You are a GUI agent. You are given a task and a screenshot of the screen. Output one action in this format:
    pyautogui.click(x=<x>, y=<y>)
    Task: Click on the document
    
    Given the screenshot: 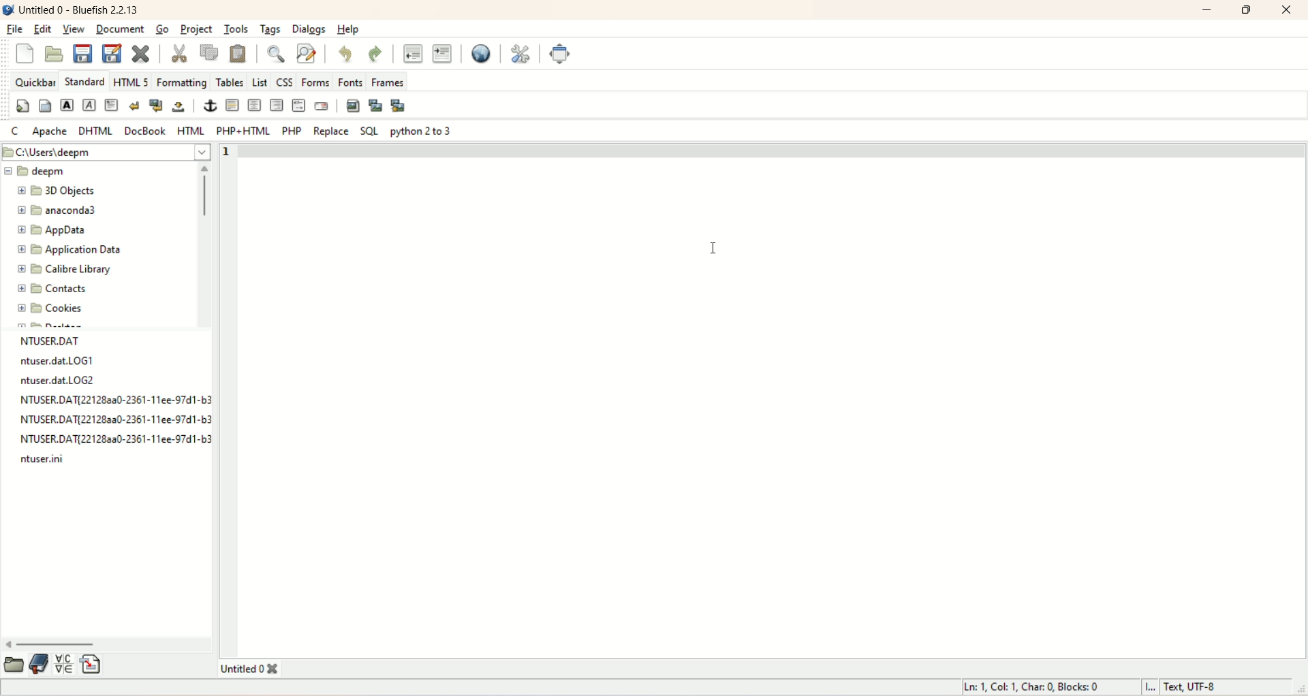 What is the action you would take?
    pyautogui.click(x=121, y=29)
    